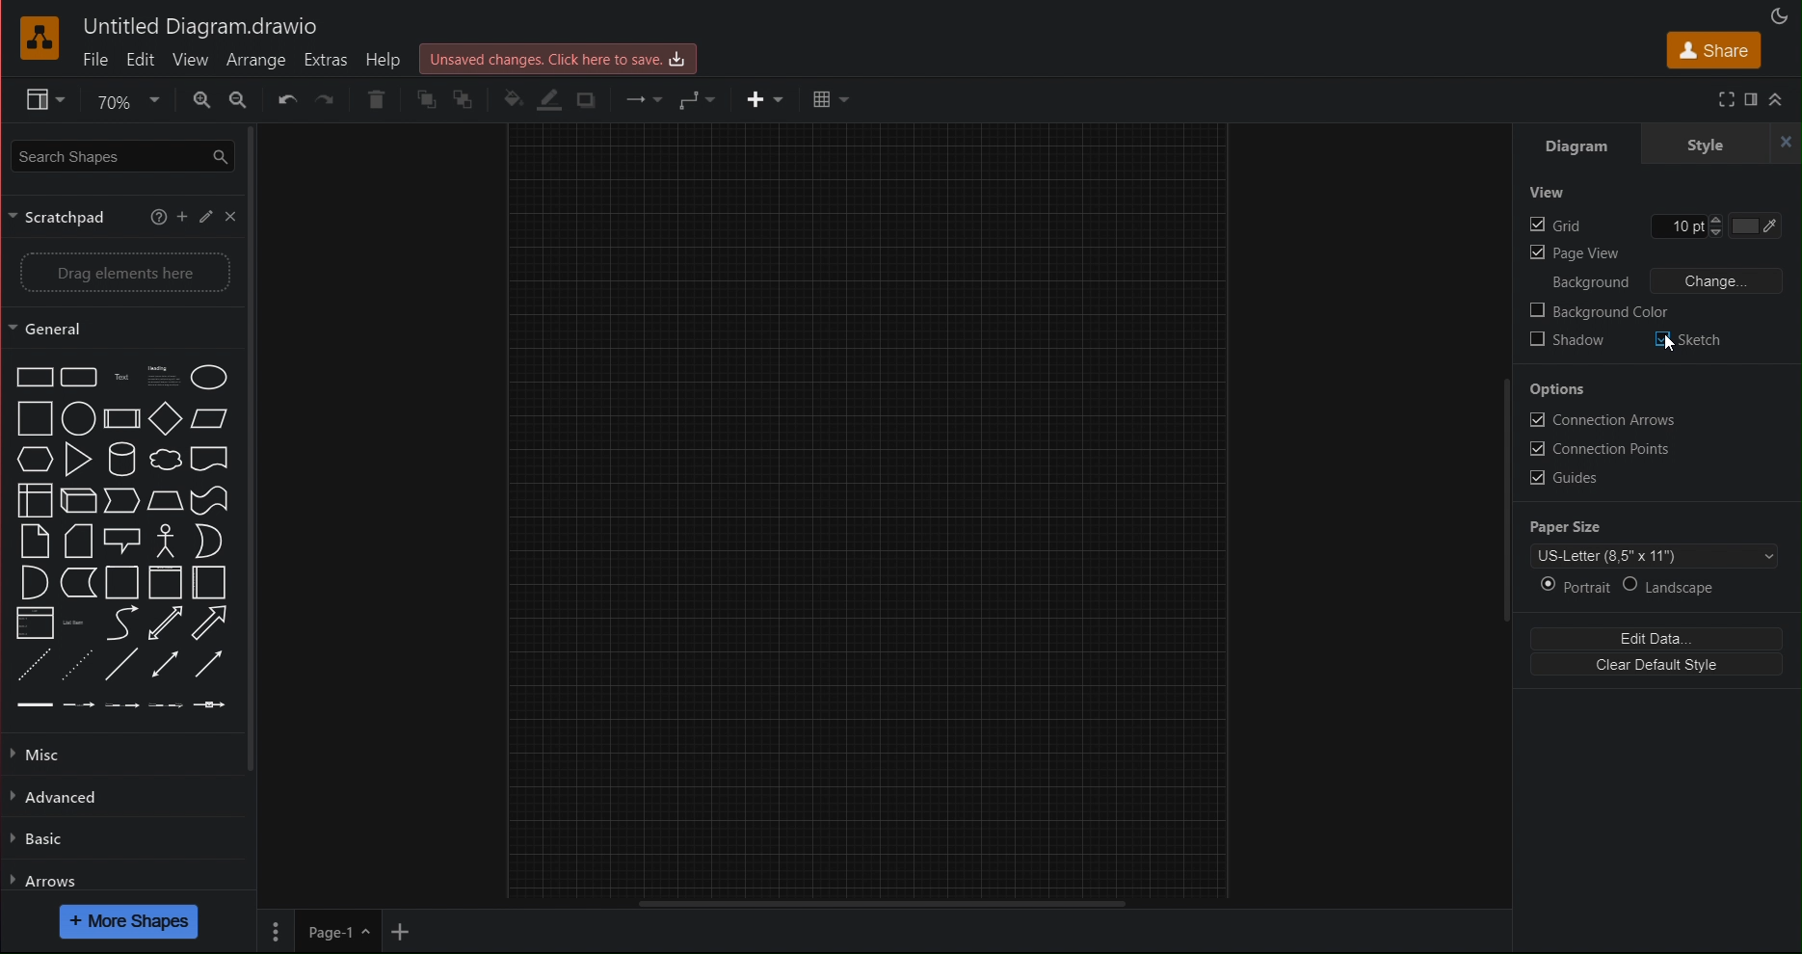 Image resolution: width=1802 pixels, height=954 pixels. What do you see at coordinates (338, 931) in the screenshot?
I see `Page 1` at bounding box center [338, 931].